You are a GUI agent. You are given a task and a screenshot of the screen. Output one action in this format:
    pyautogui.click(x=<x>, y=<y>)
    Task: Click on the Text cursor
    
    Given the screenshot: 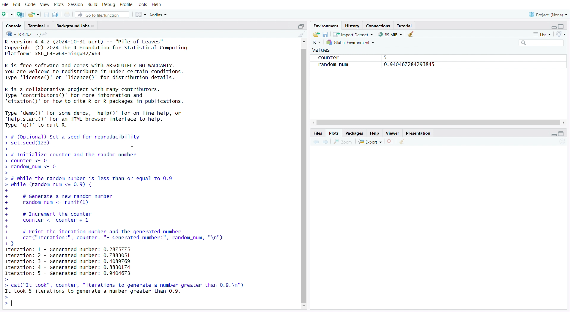 What is the action you would take?
    pyautogui.click(x=128, y=144)
    